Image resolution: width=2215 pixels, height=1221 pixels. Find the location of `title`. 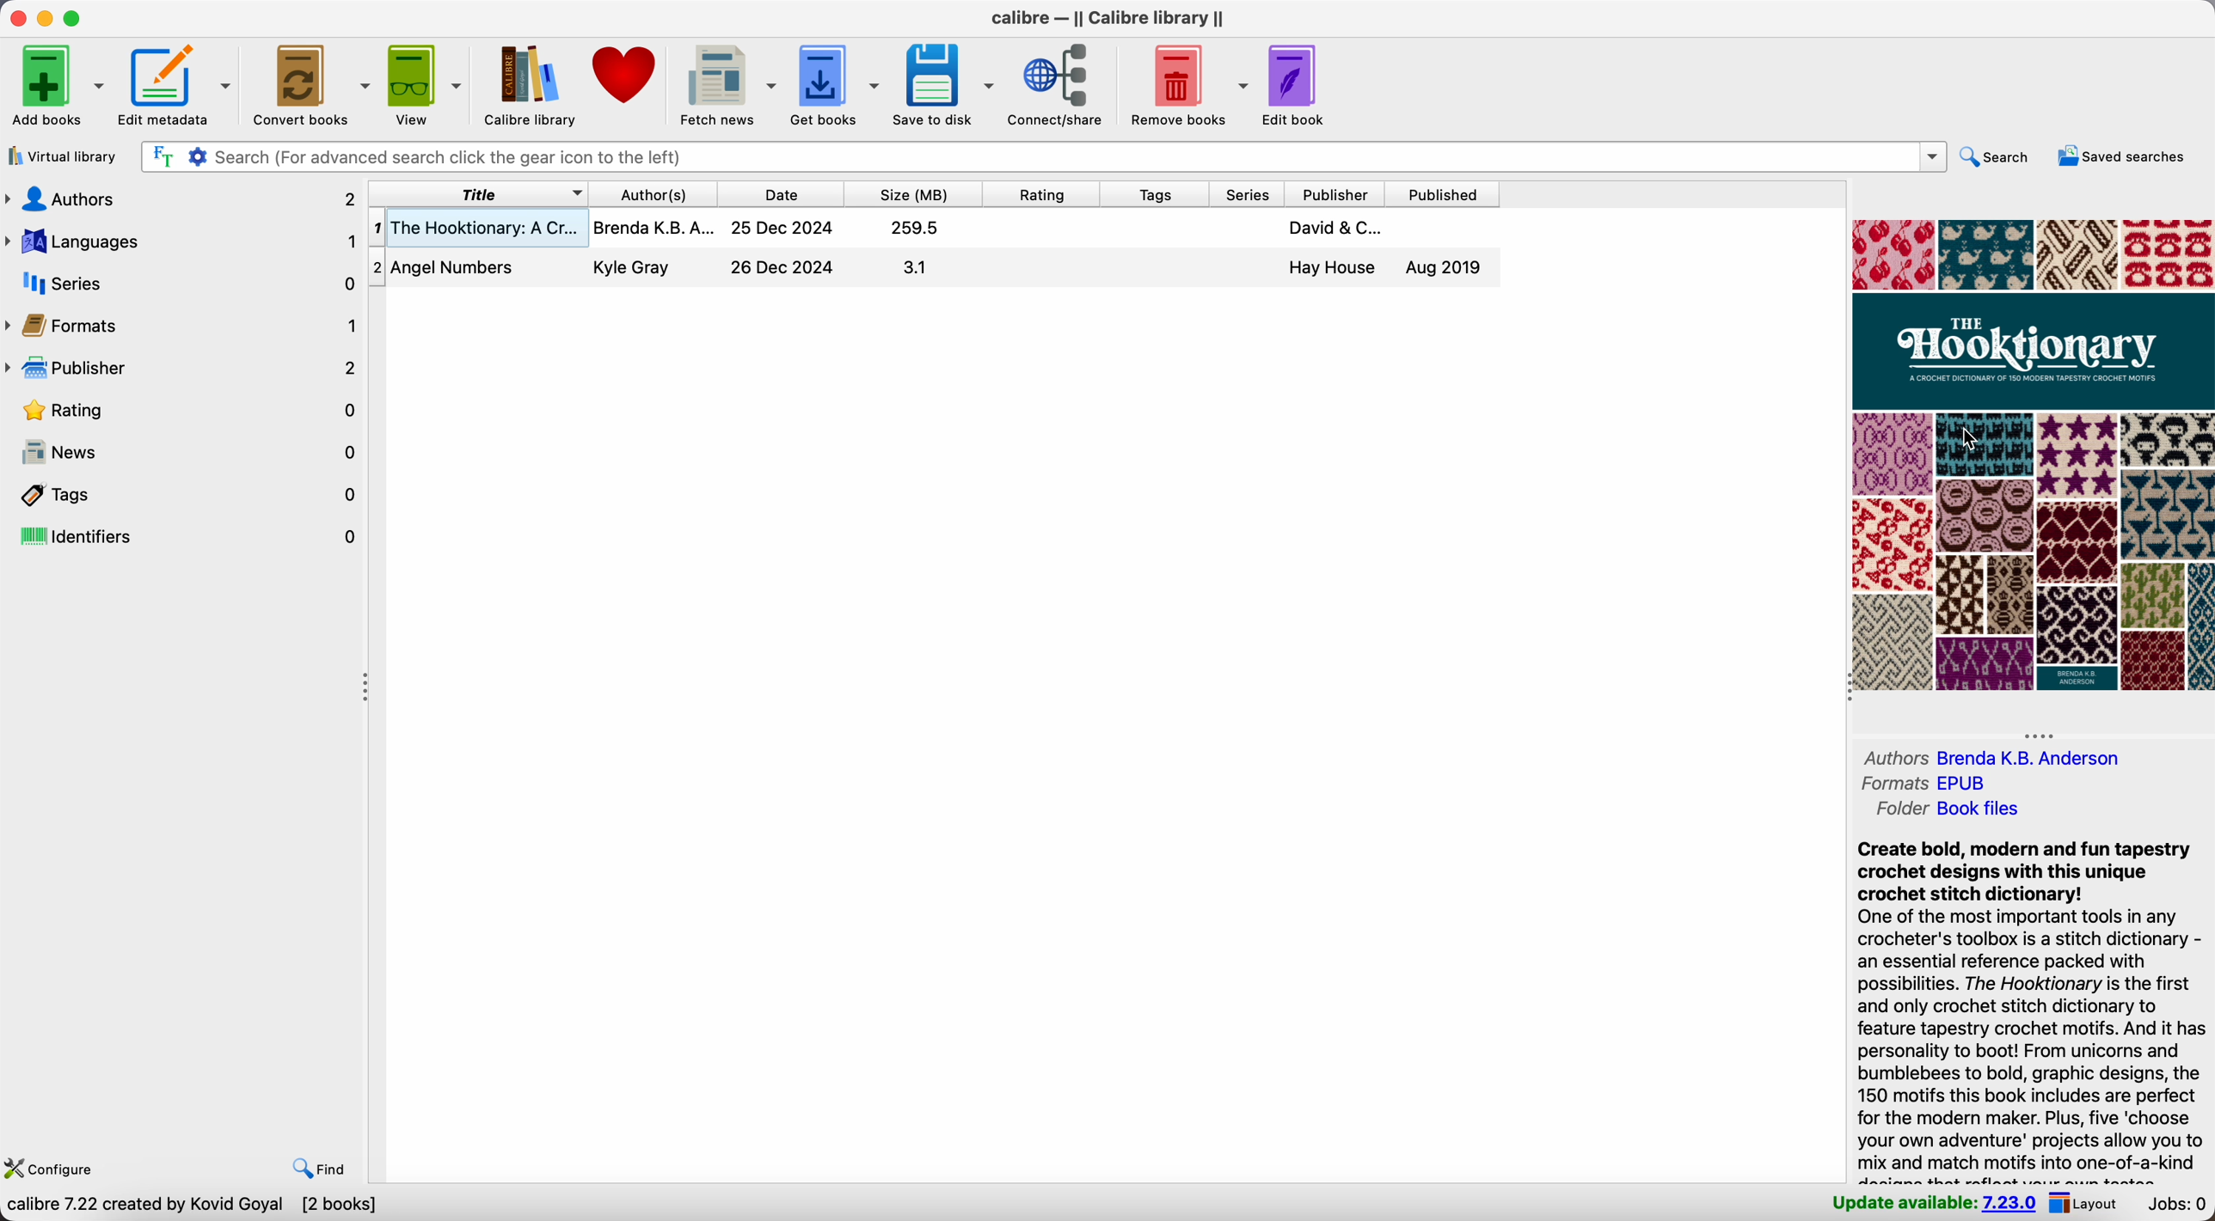

title is located at coordinates (478, 195).